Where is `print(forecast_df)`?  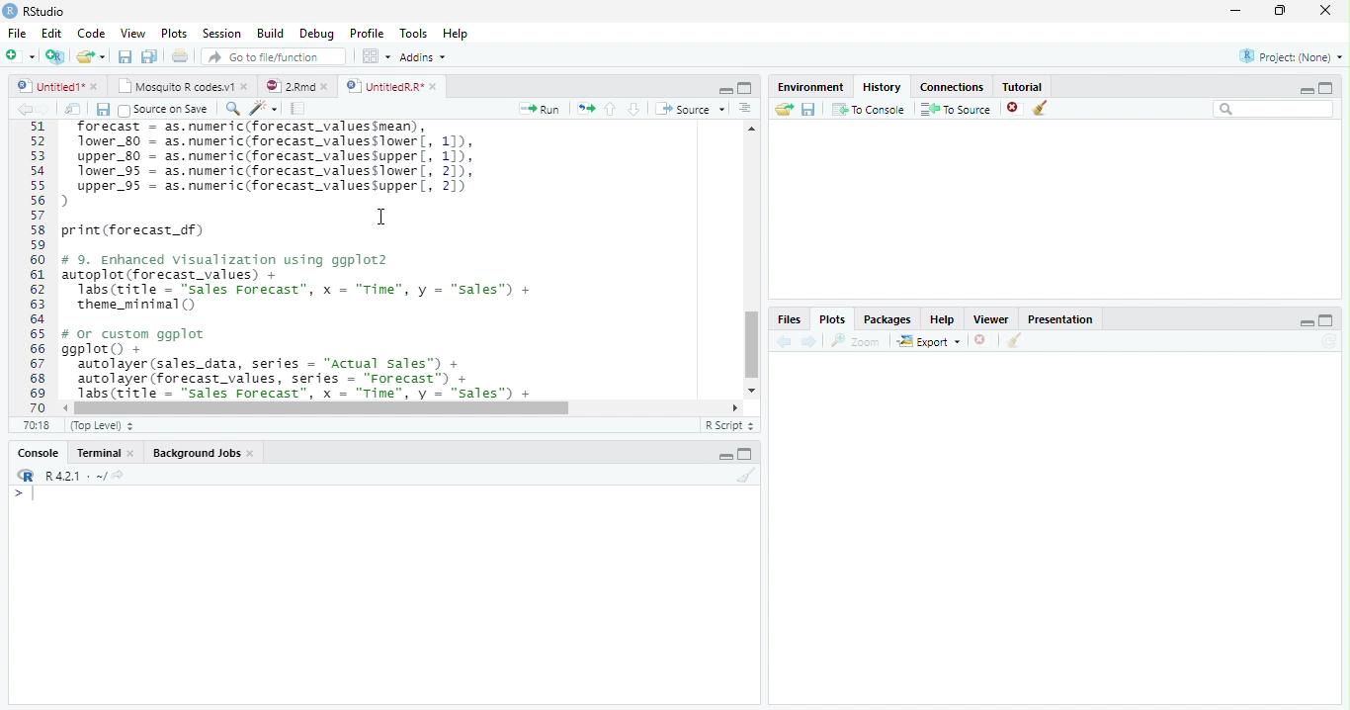 print(forecast_df) is located at coordinates (140, 230).